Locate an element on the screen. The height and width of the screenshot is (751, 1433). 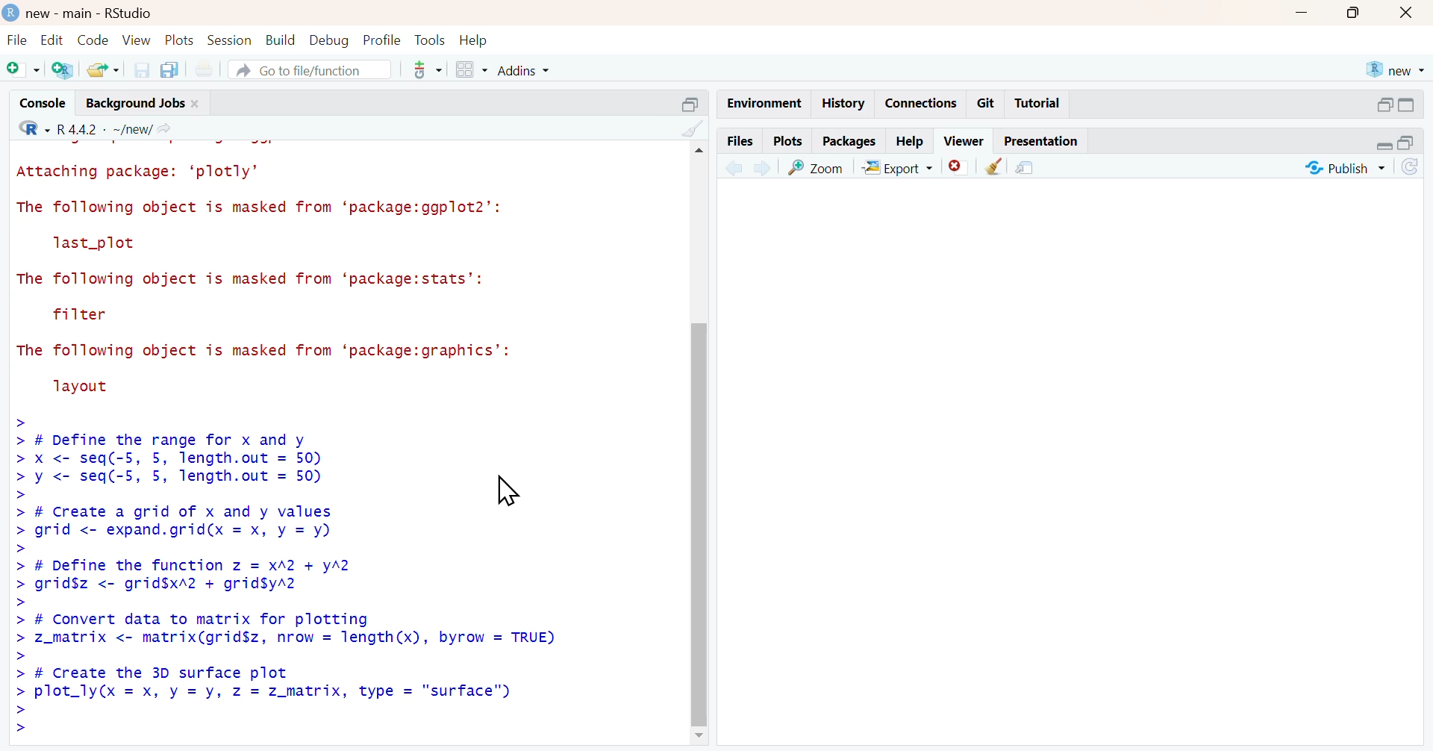
file is located at coordinates (15, 40).